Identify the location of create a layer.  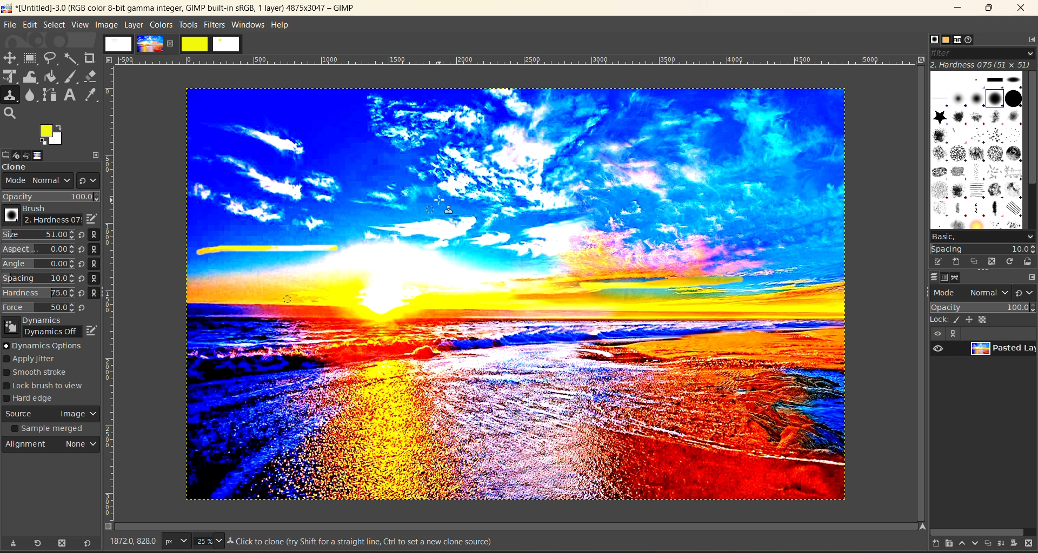
(986, 544).